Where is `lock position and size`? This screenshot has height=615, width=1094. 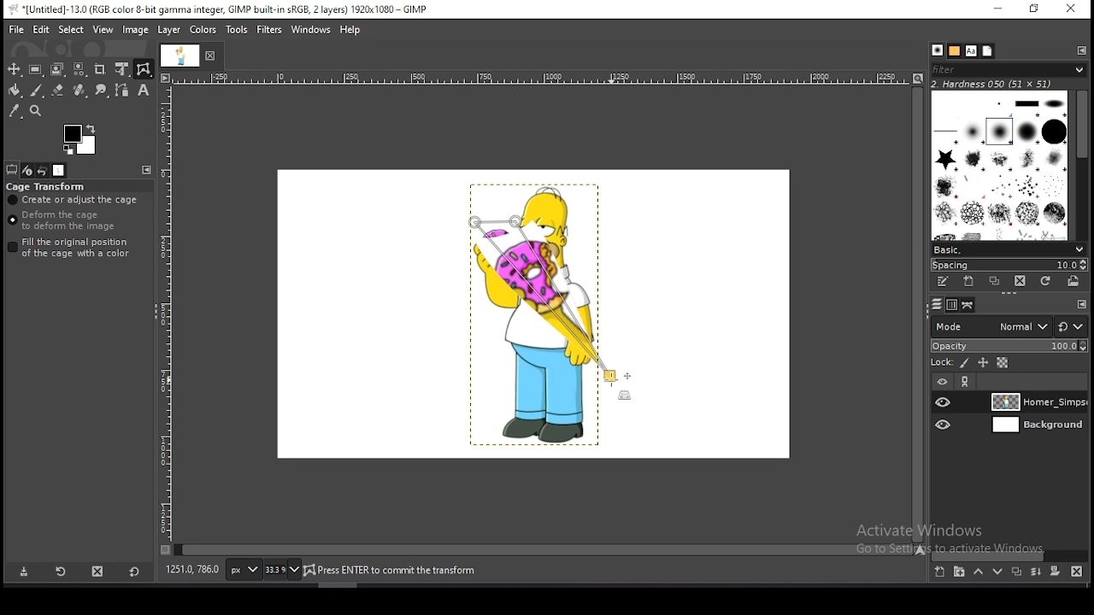 lock position and size is located at coordinates (982, 363).